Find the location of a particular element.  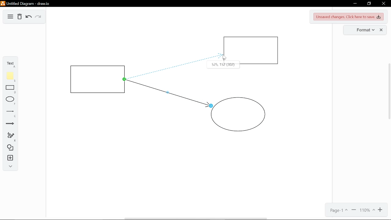

Ellipse is located at coordinates (10, 101).